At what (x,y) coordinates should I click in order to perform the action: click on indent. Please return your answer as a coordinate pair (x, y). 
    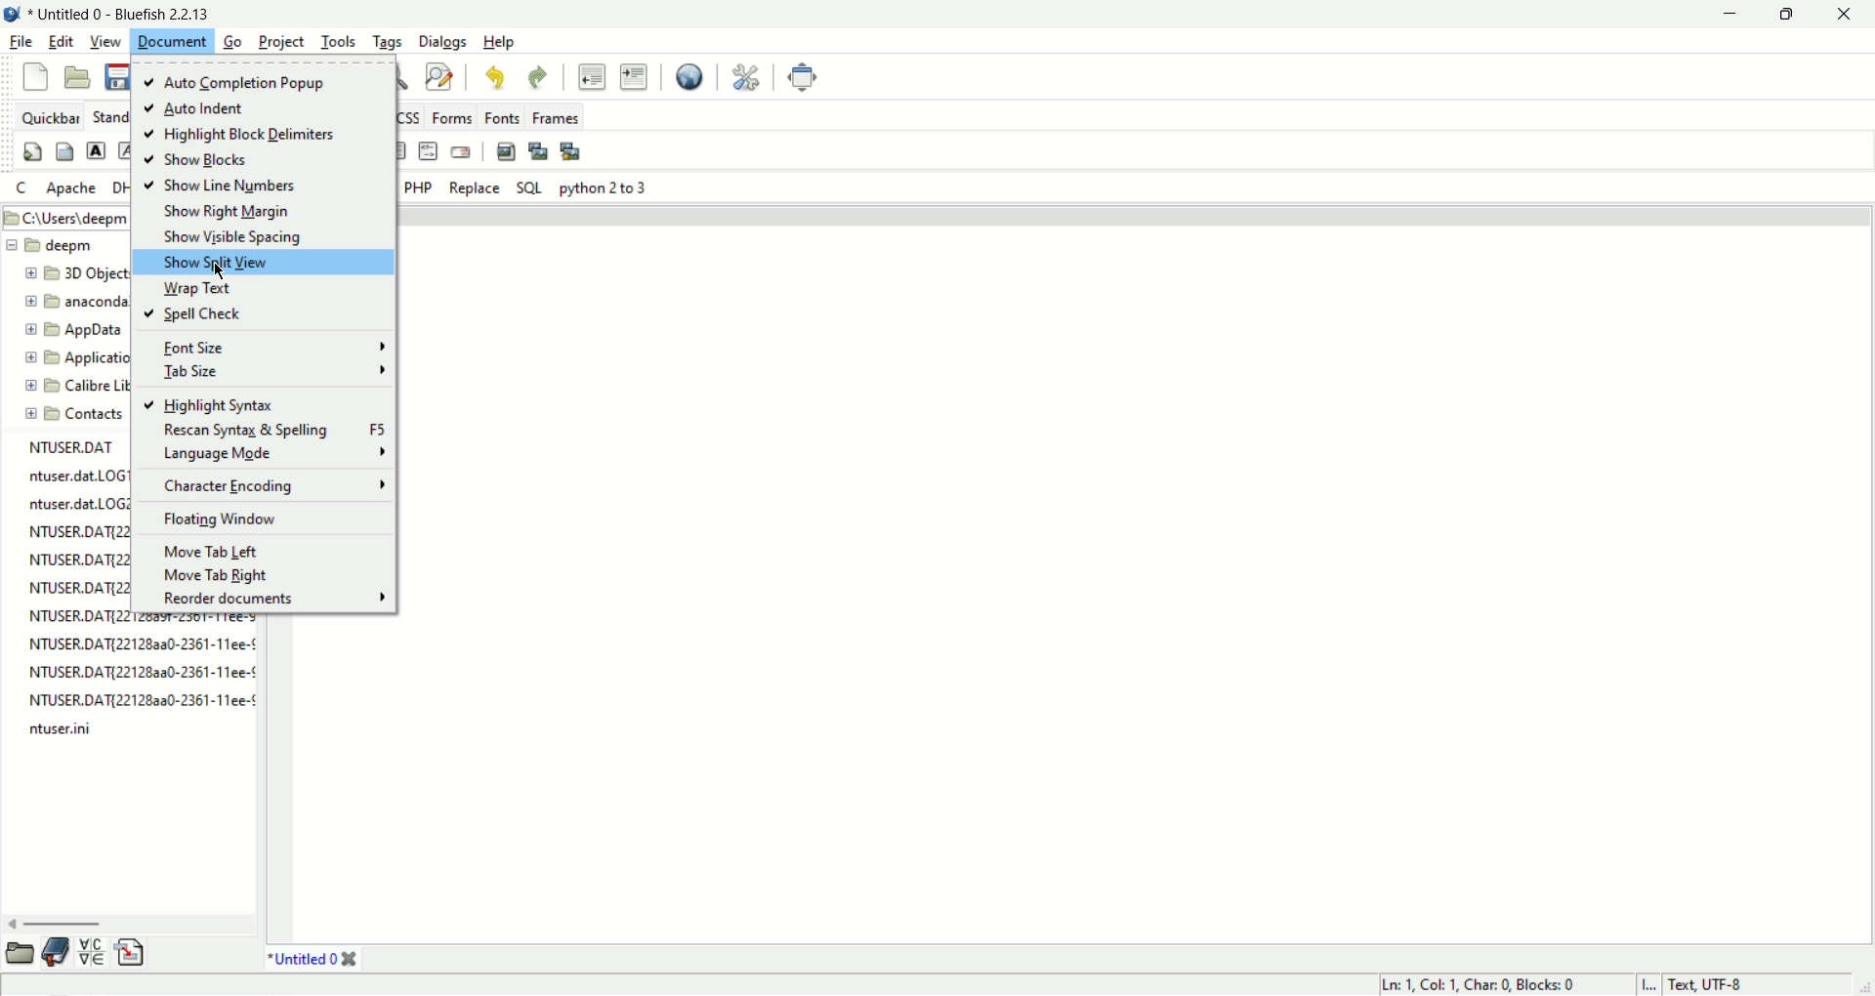
    Looking at the image, I should click on (639, 79).